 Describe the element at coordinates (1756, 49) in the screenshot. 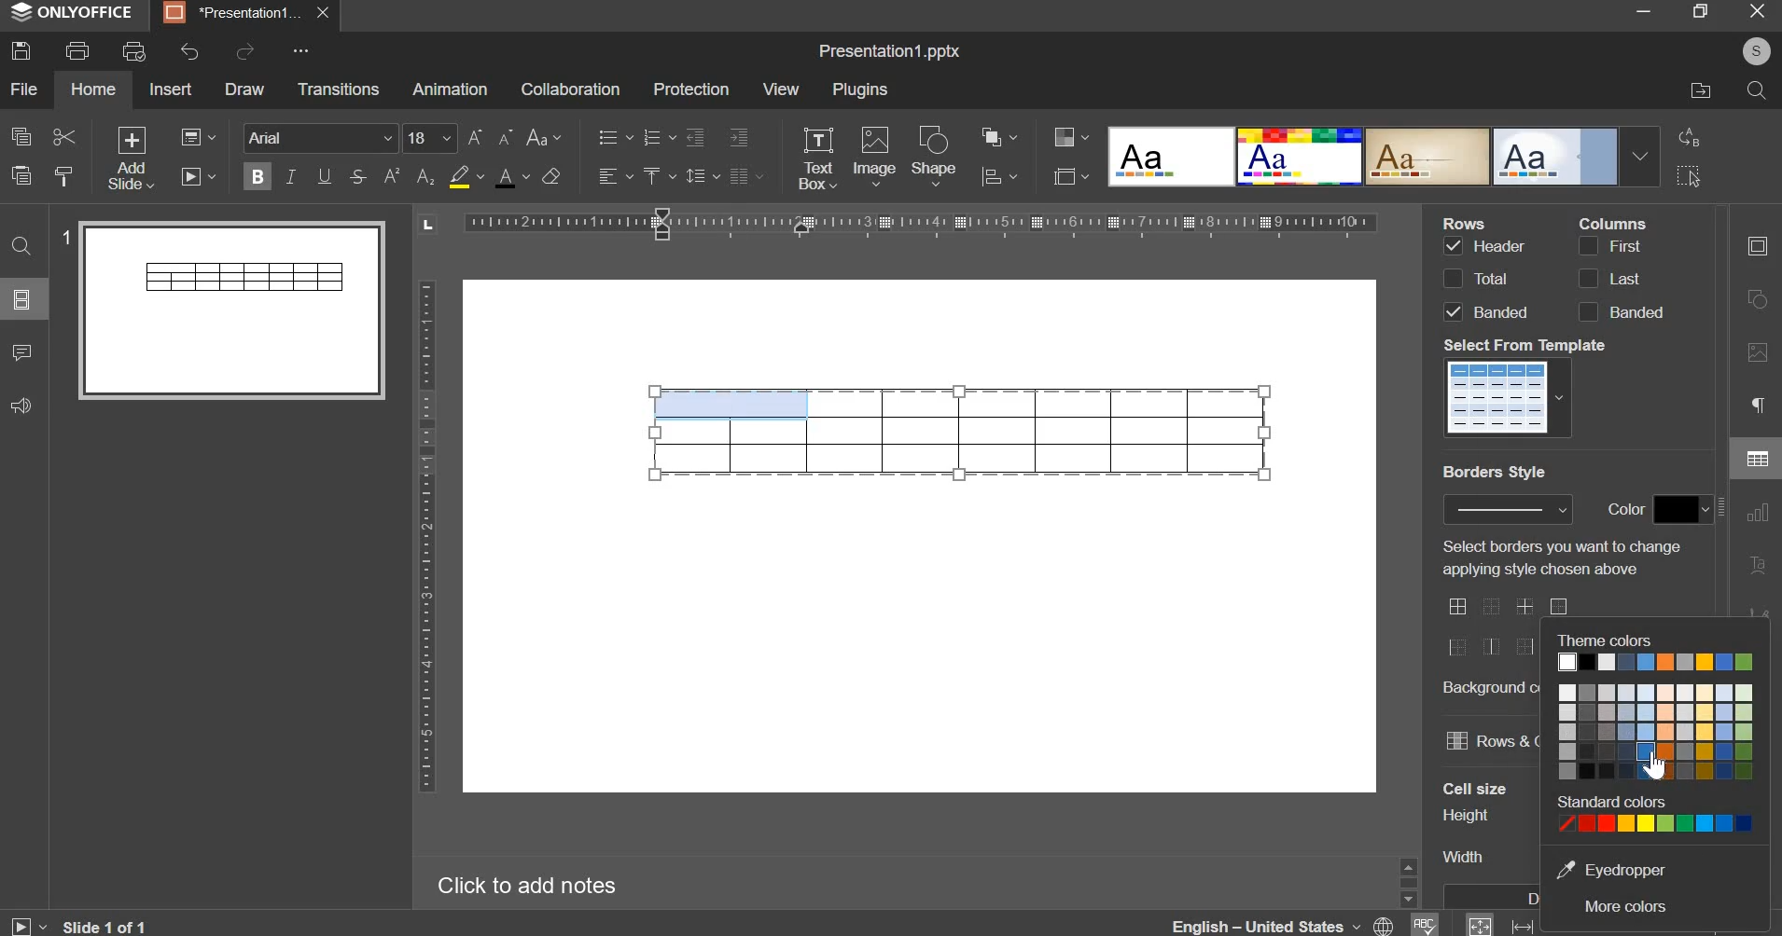

I see `User's account` at that location.